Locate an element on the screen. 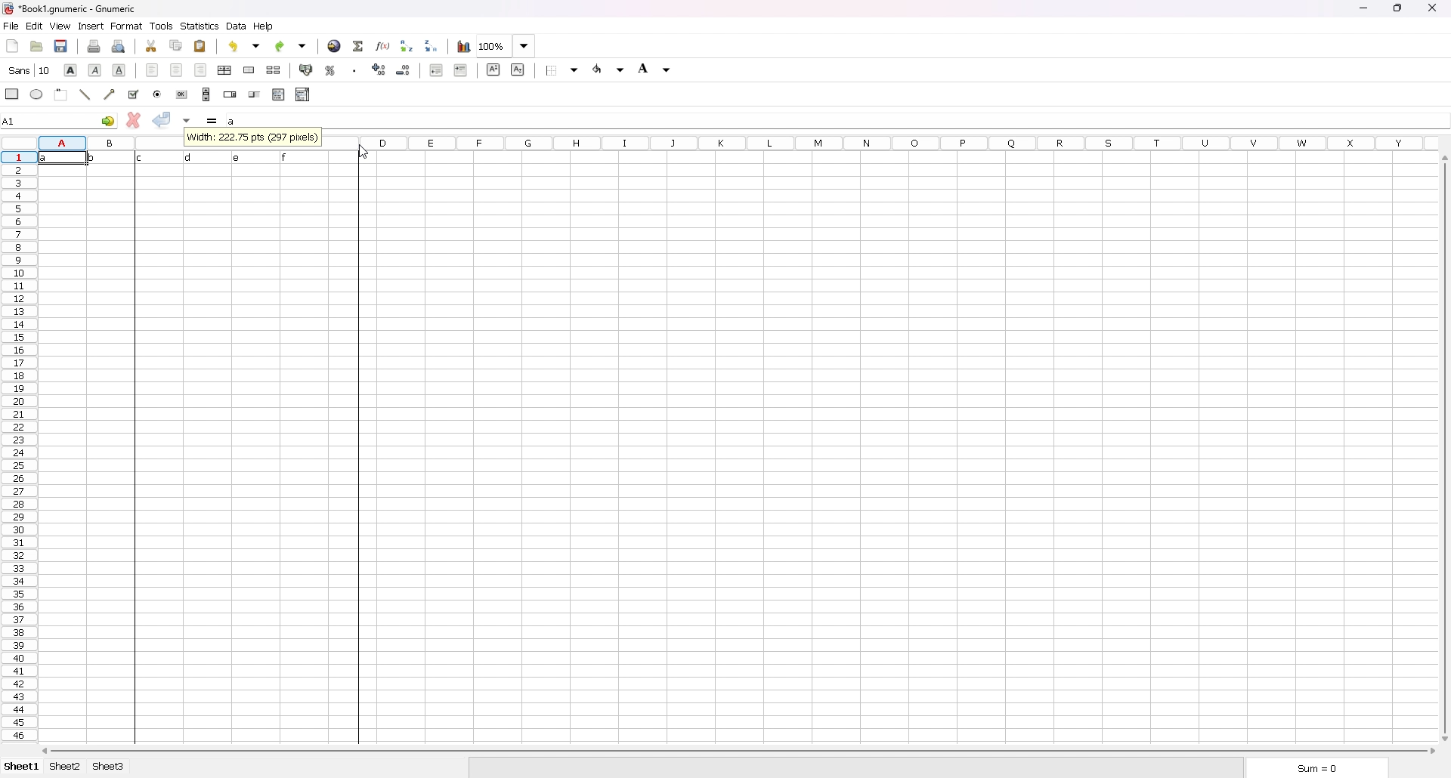 The height and width of the screenshot is (778, 1451). arrowed line is located at coordinates (111, 93).